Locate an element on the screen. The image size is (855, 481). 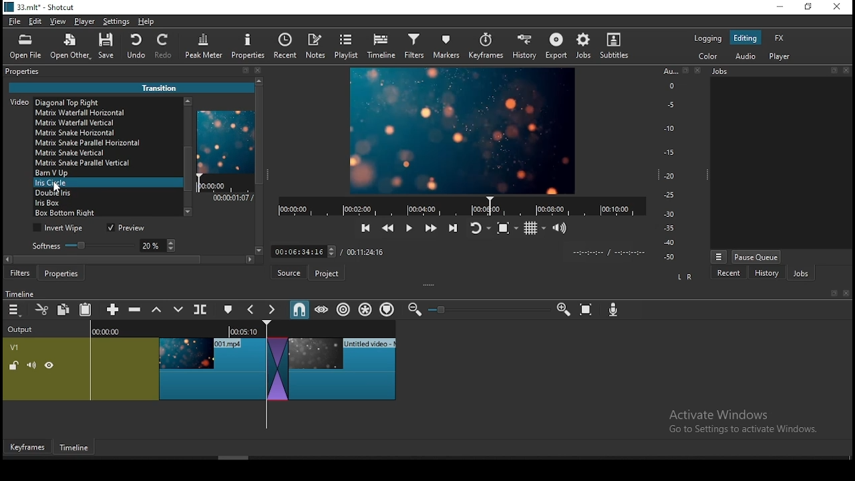
split at playhead is located at coordinates (202, 311).